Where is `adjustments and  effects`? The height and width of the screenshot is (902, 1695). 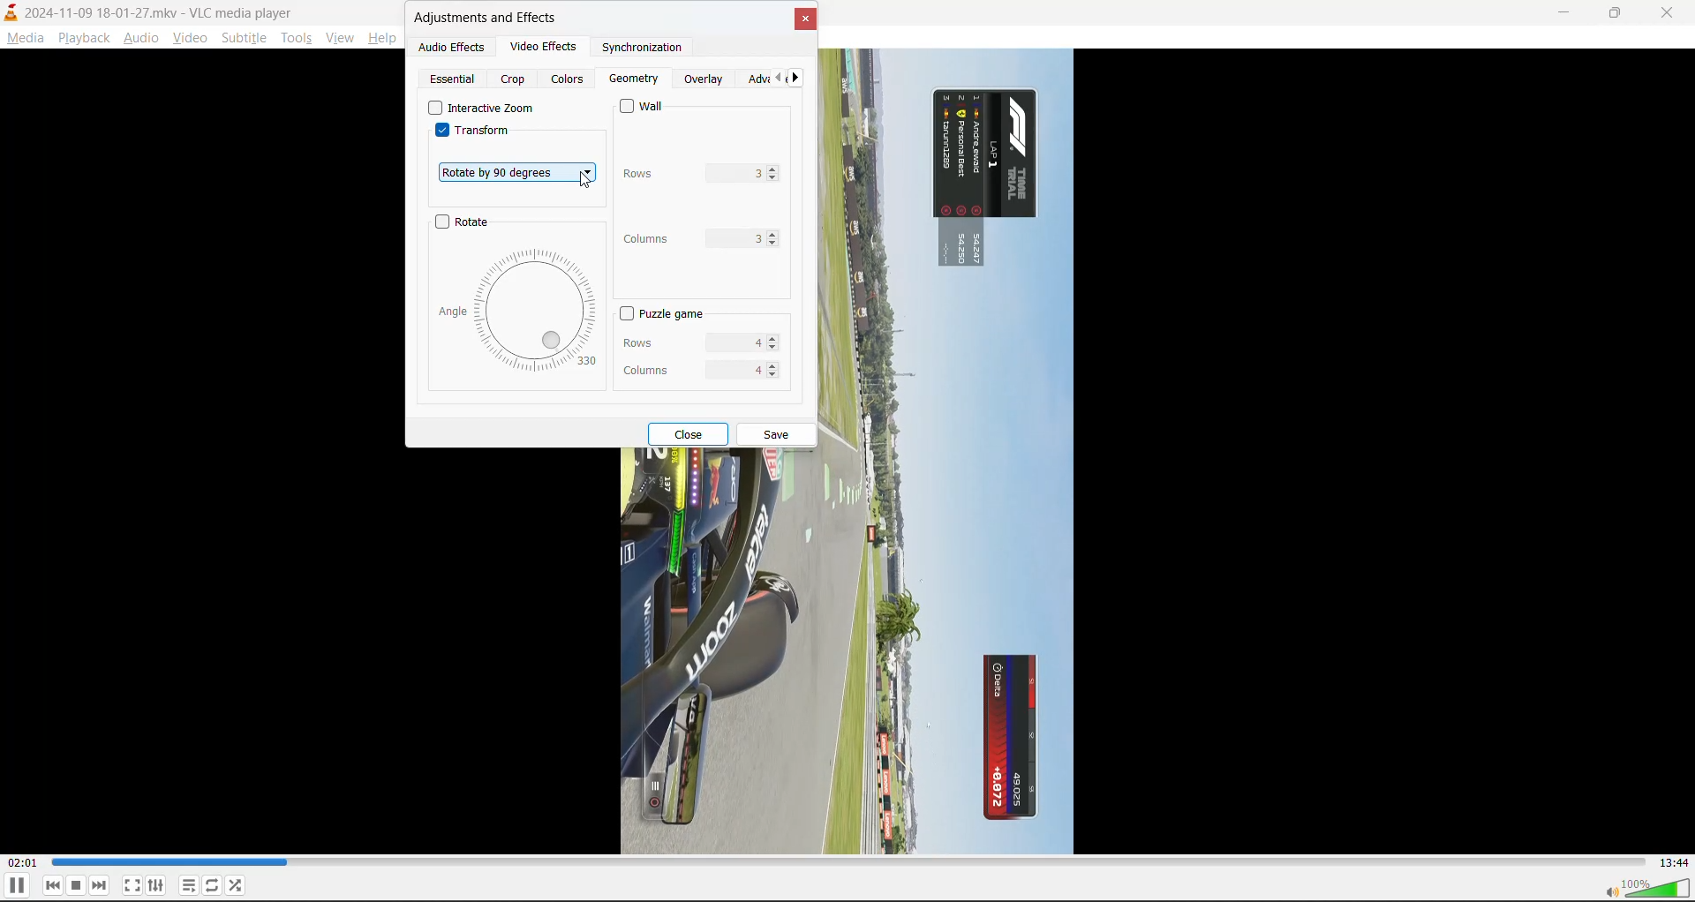 adjustments and  effects is located at coordinates (488, 19).